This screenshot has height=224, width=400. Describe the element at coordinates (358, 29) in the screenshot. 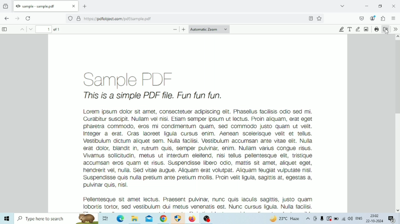

I see `Draw` at that location.